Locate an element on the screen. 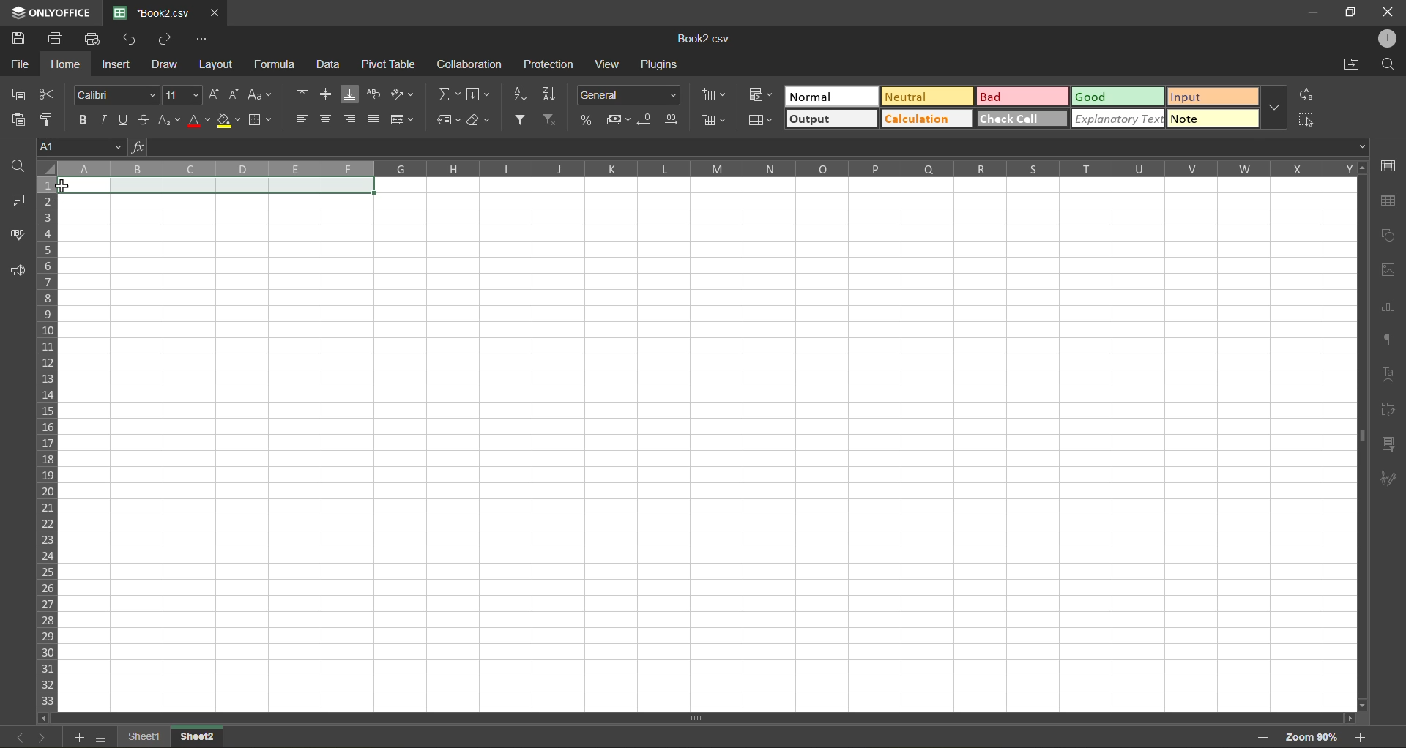  sub\superscript is located at coordinates (168, 121).